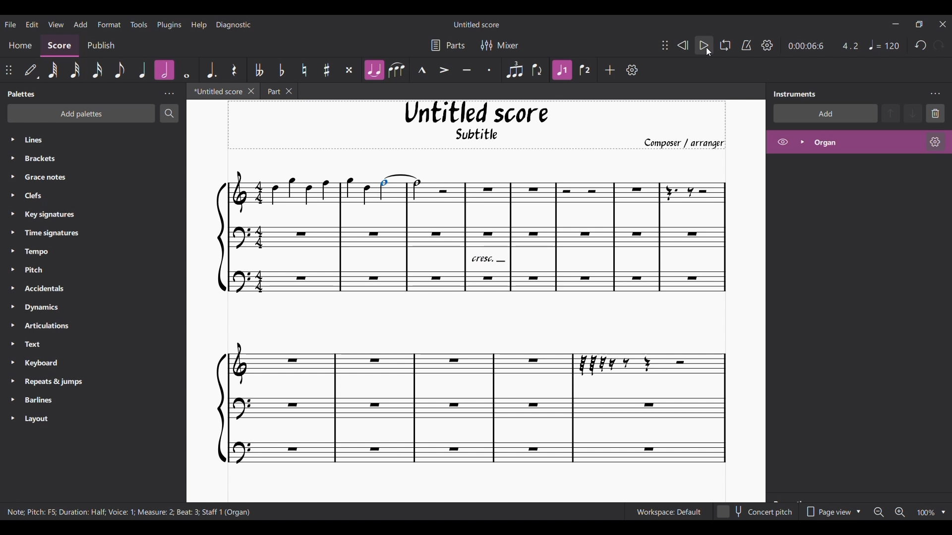  I want to click on Customize toolbar, so click(632, 70).